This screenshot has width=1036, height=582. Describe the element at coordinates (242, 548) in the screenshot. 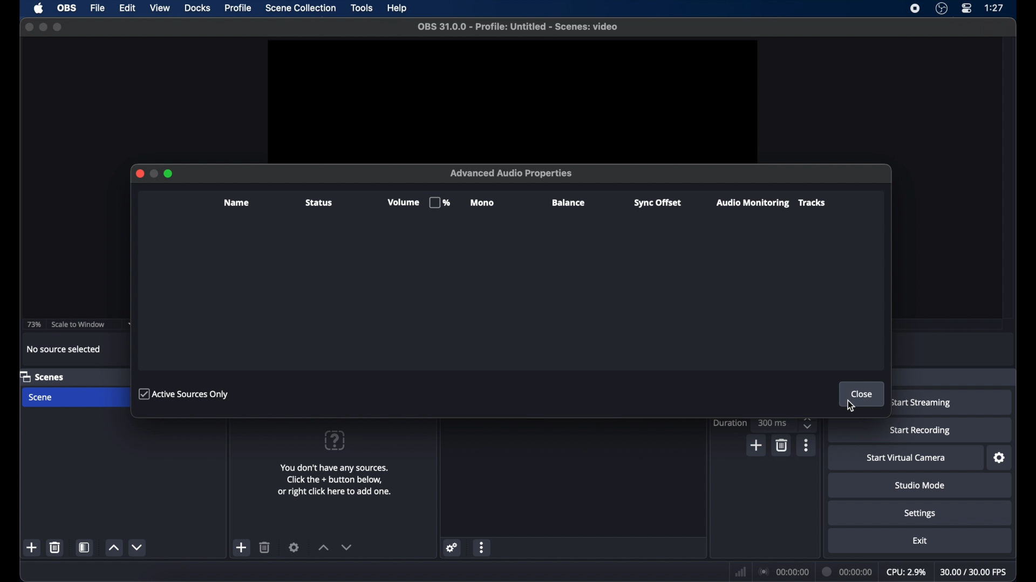

I see `add` at that location.